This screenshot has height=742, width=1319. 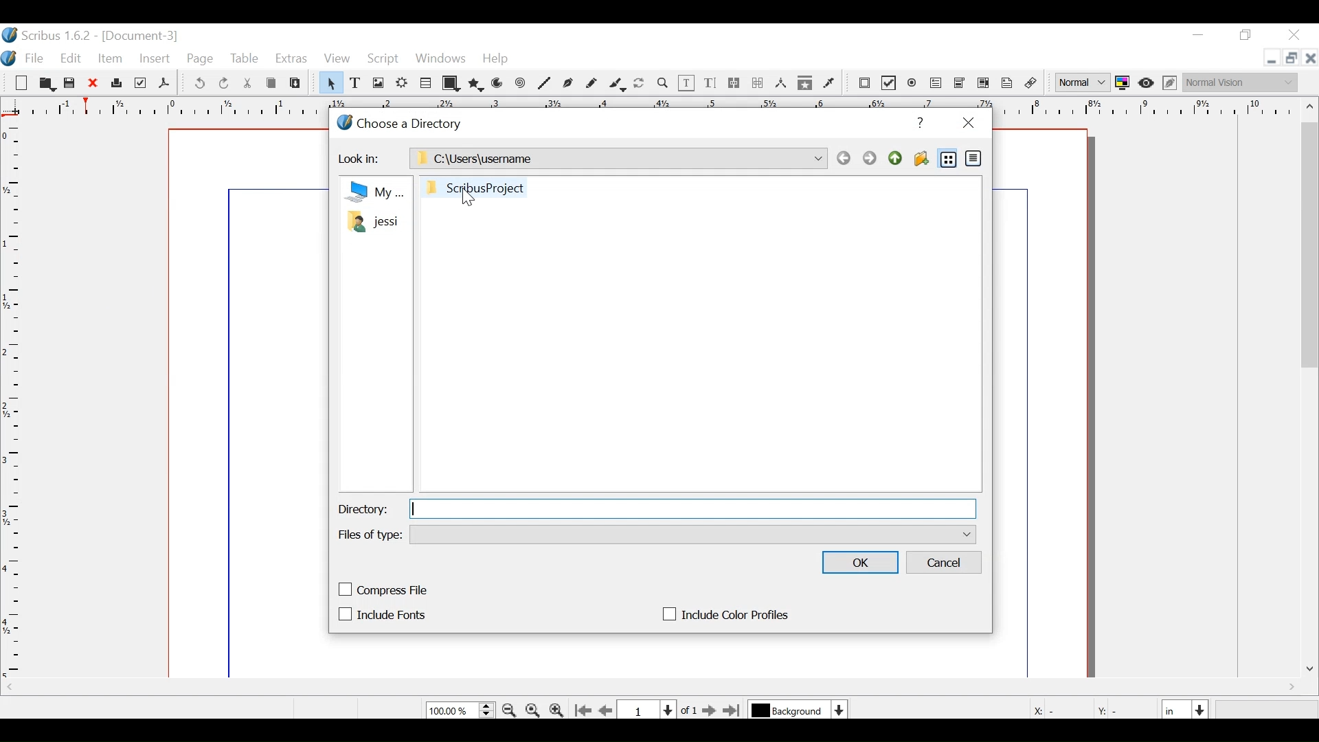 I want to click on Item, so click(x=110, y=61).